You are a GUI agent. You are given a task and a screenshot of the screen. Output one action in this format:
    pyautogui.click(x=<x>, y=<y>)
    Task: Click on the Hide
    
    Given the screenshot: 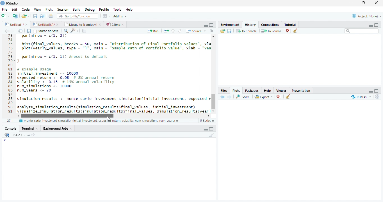 What is the action you would take?
    pyautogui.click(x=206, y=129)
    